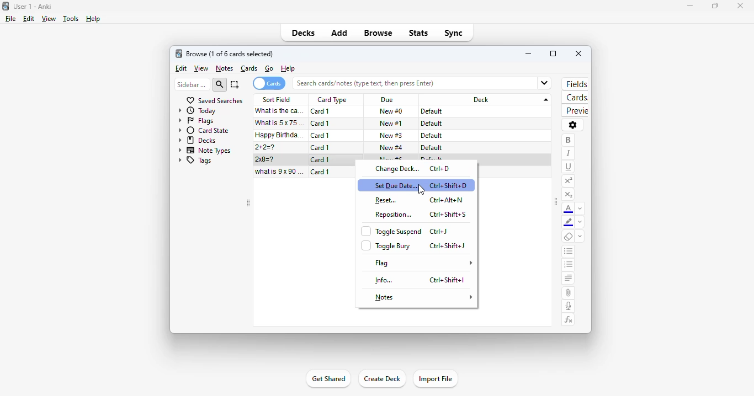 The height and width of the screenshot is (396, 754). I want to click on Ctrl+J, so click(439, 231).